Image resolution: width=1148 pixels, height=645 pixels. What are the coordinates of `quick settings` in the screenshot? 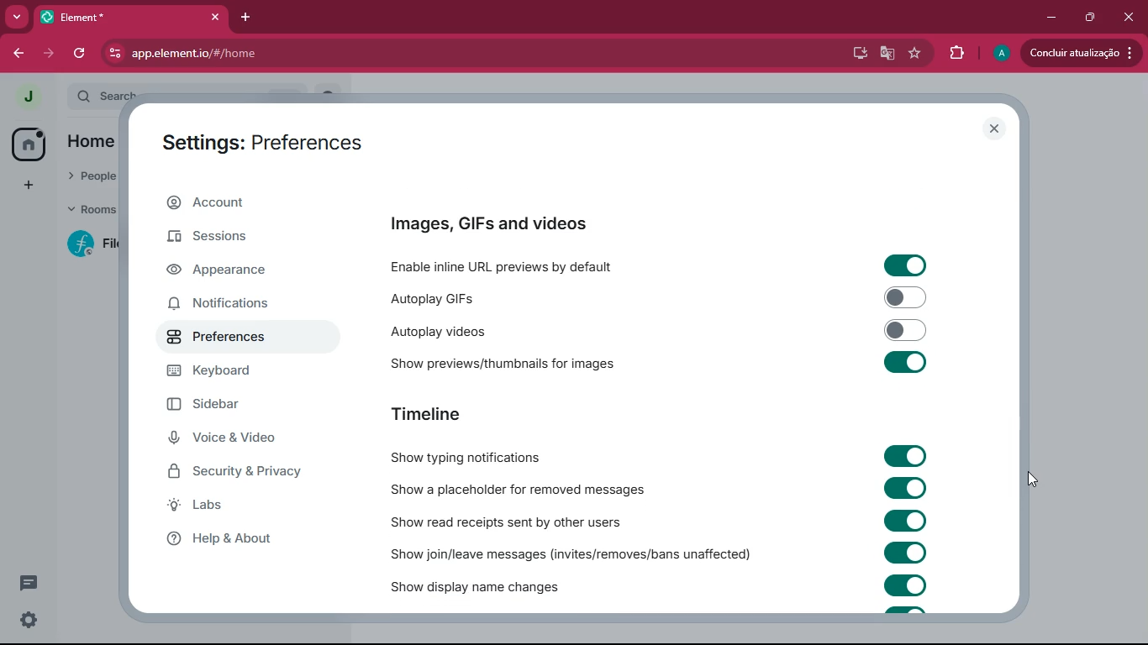 It's located at (29, 620).